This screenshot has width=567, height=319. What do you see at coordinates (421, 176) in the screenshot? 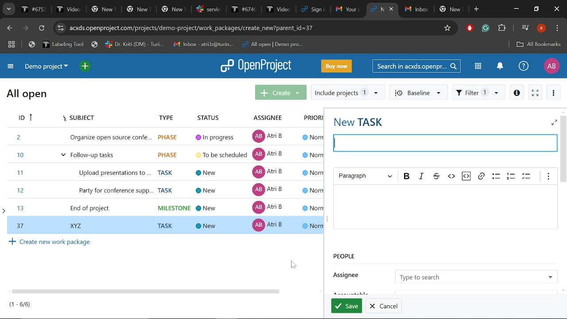
I see `Italic` at bounding box center [421, 176].